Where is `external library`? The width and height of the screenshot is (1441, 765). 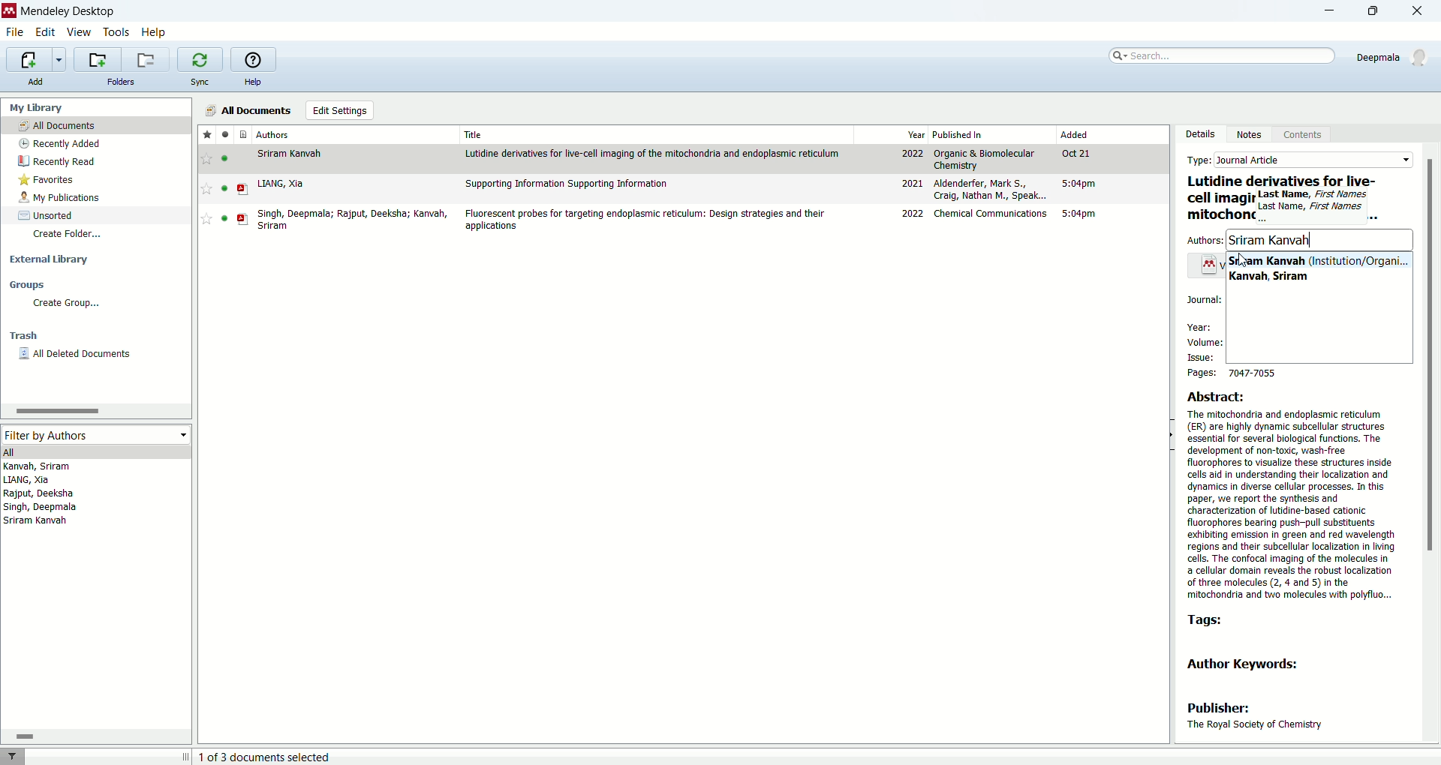
external library is located at coordinates (50, 258).